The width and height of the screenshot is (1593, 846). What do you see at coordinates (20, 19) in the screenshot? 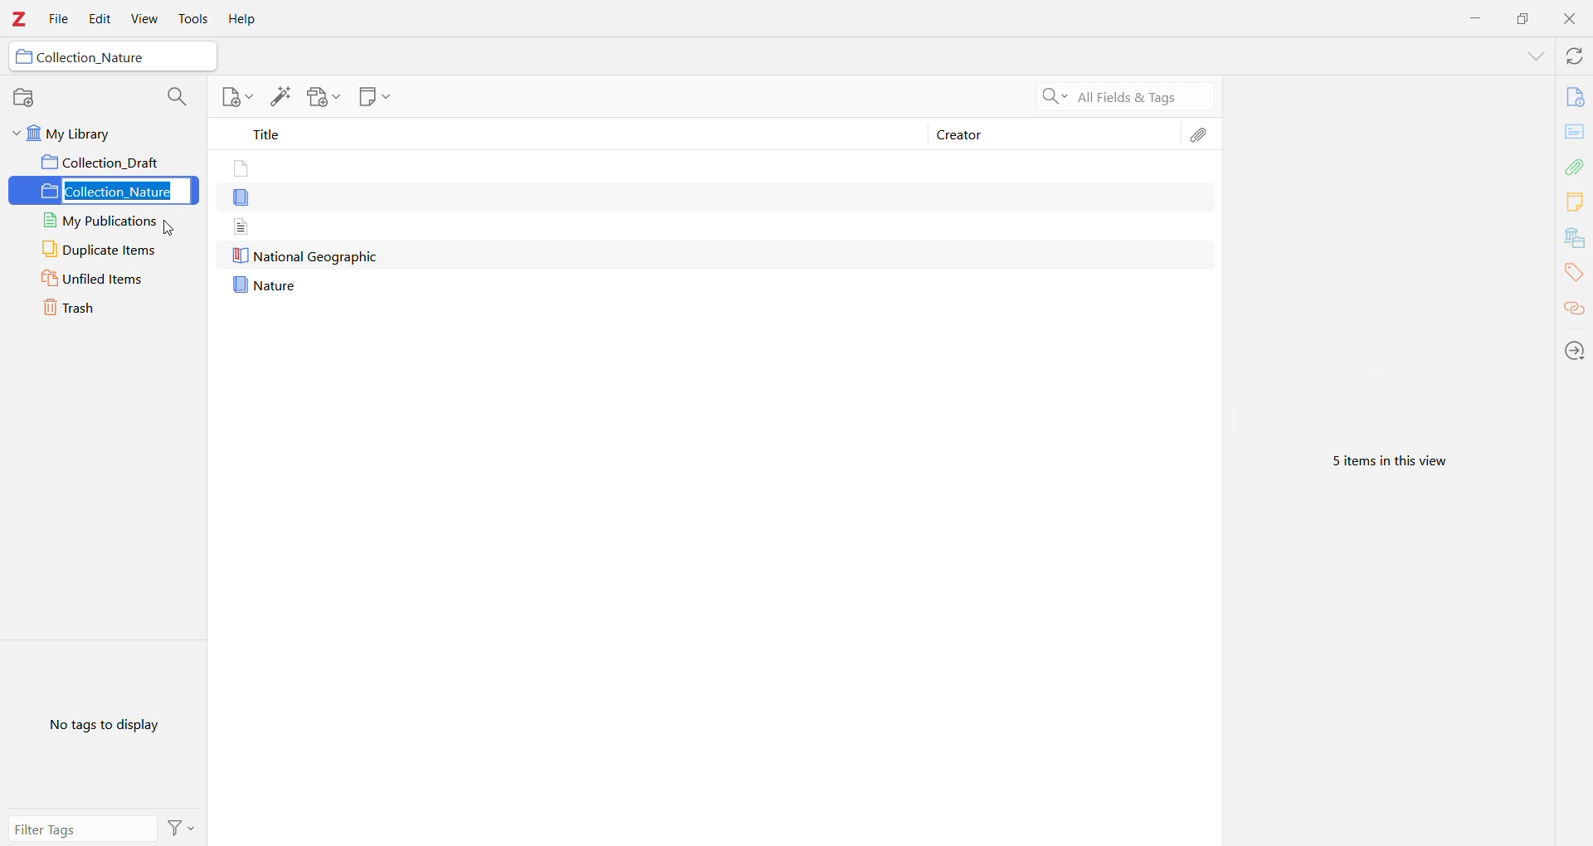
I see `Application Logo` at bounding box center [20, 19].